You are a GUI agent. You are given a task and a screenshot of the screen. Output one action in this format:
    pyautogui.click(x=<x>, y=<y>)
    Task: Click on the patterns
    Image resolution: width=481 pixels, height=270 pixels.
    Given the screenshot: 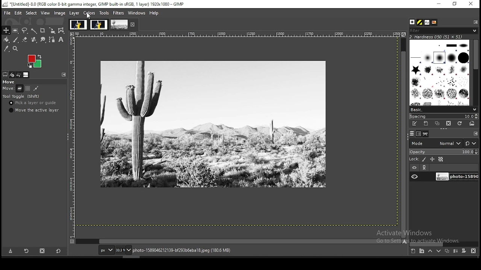 What is the action you would take?
    pyautogui.click(x=420, y=22)
    